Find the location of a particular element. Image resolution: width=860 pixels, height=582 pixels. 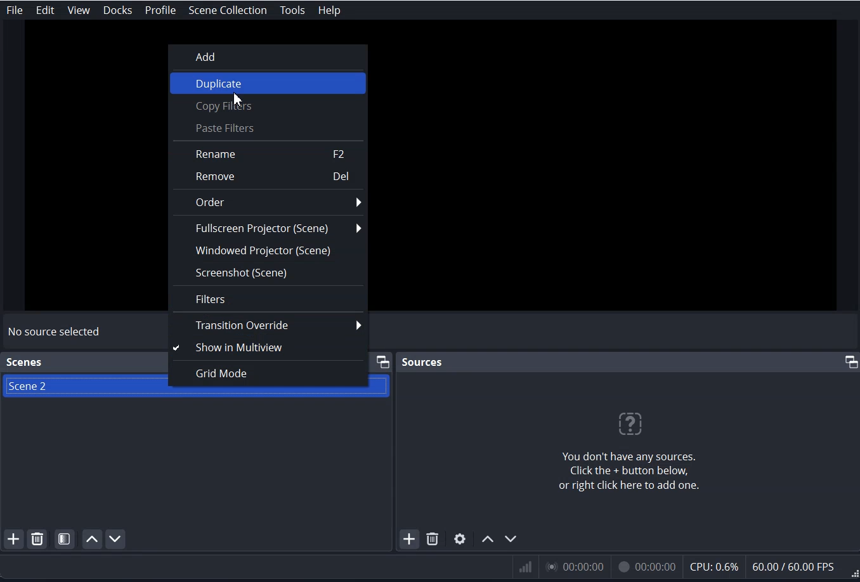

Show in Multiview is located at coordinates (268, 348).